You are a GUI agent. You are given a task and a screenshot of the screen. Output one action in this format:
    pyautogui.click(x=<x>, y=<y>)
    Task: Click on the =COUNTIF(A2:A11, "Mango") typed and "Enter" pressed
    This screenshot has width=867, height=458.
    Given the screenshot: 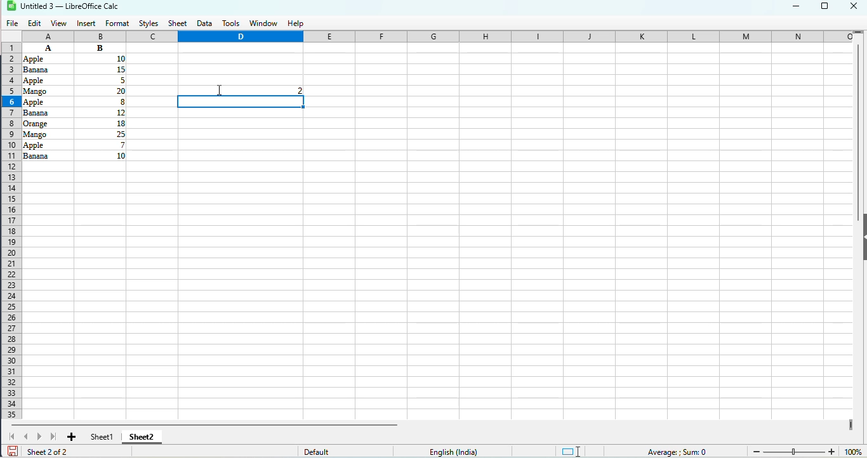 What is the action you would take?
    pyautogui.click(x=235, y=90)
    